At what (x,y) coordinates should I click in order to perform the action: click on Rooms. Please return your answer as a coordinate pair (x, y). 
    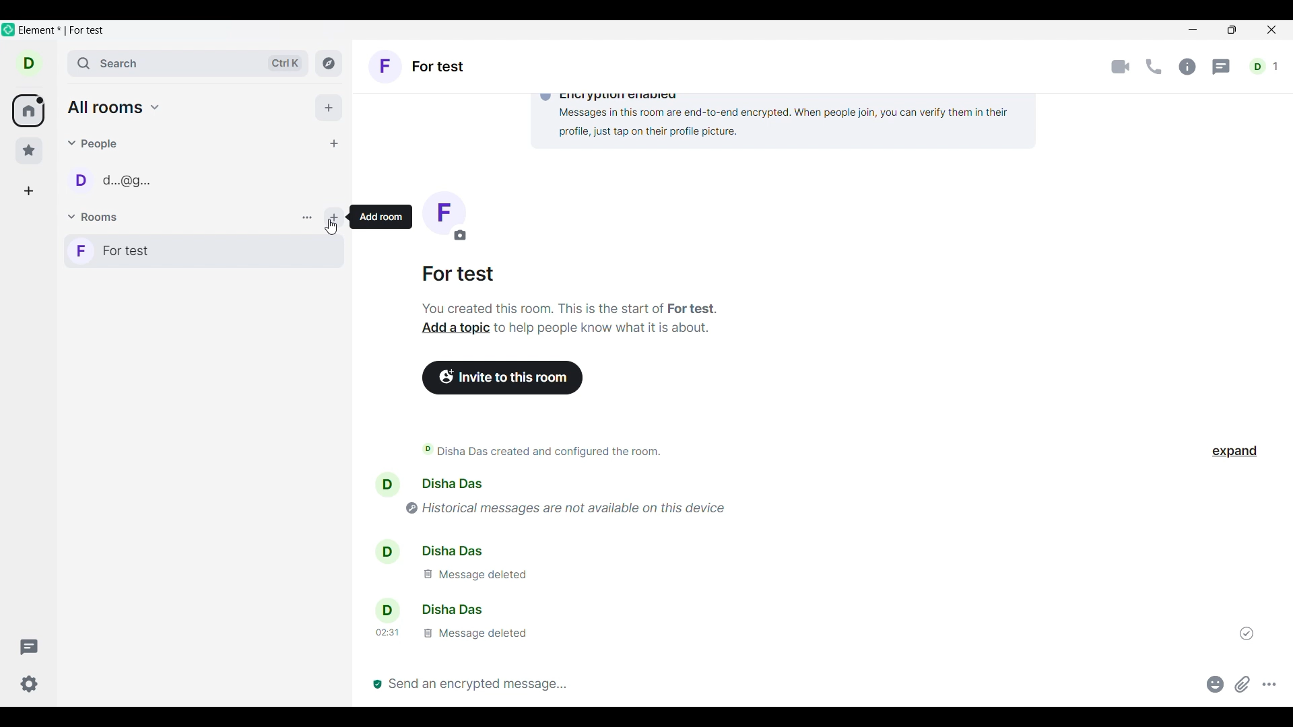
    Looking at the image, I should click on (94, 216).